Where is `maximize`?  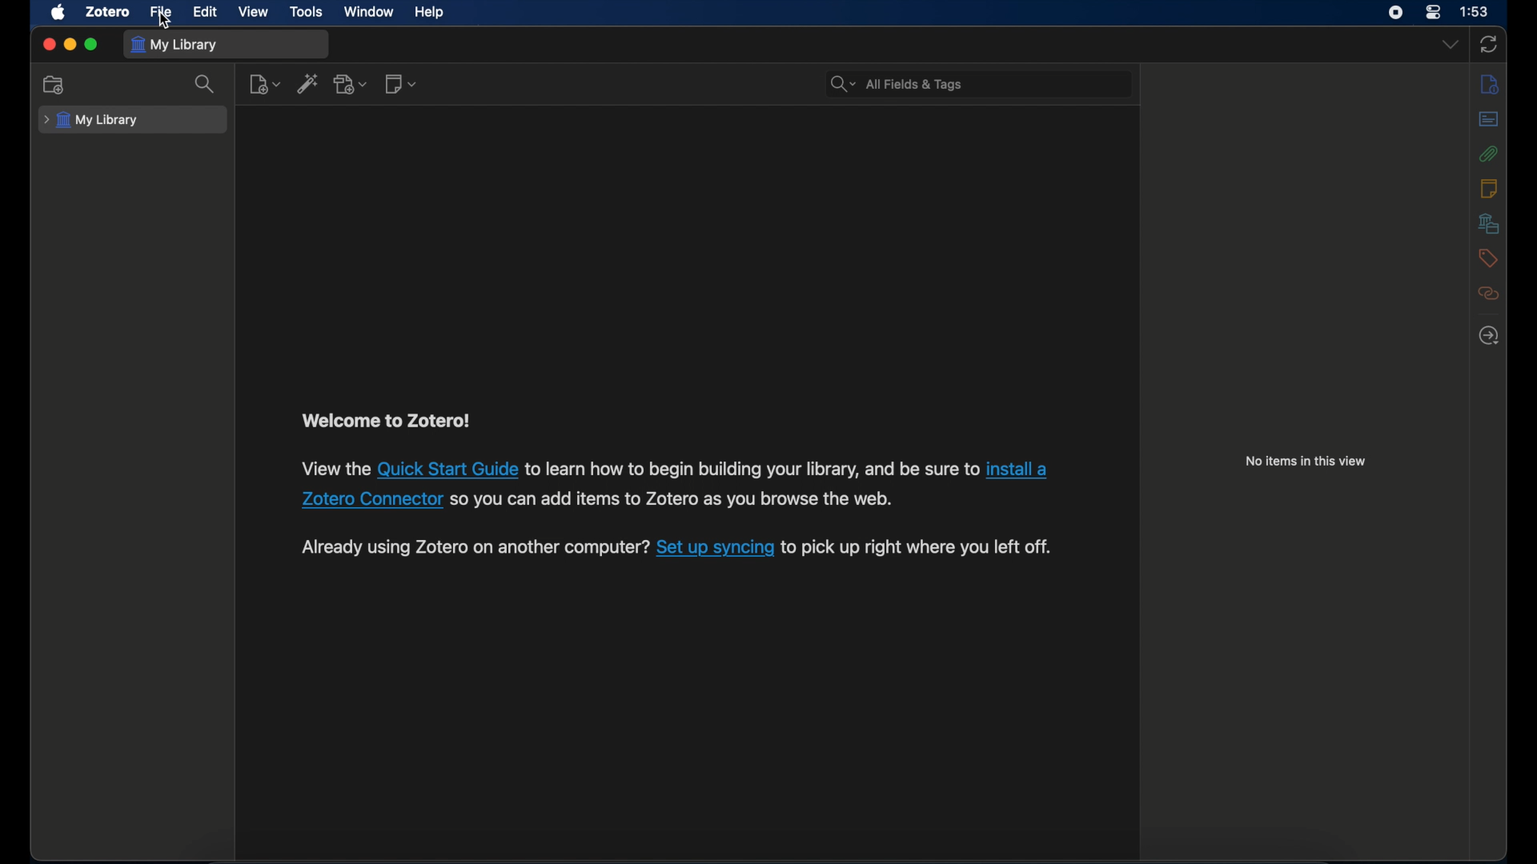
maximize is located at coordinates (91, 45).